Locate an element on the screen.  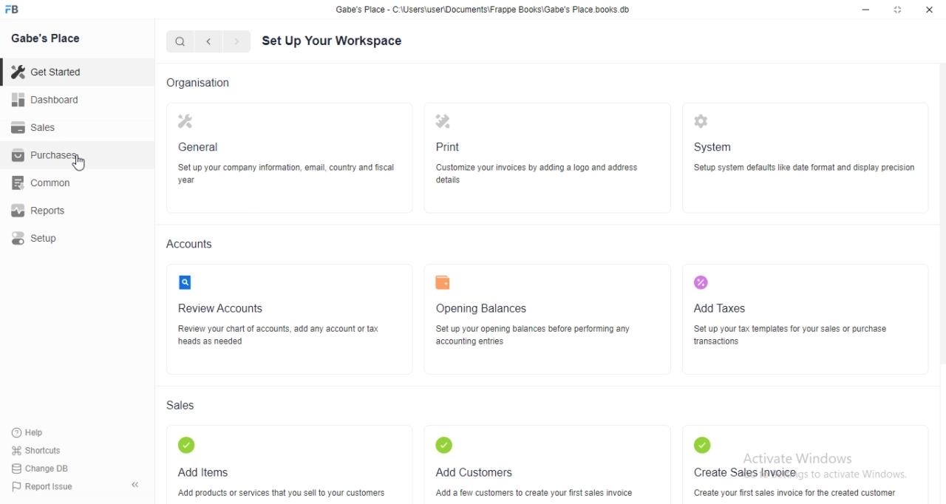
Report Issue is located at coordinates (43, 486).